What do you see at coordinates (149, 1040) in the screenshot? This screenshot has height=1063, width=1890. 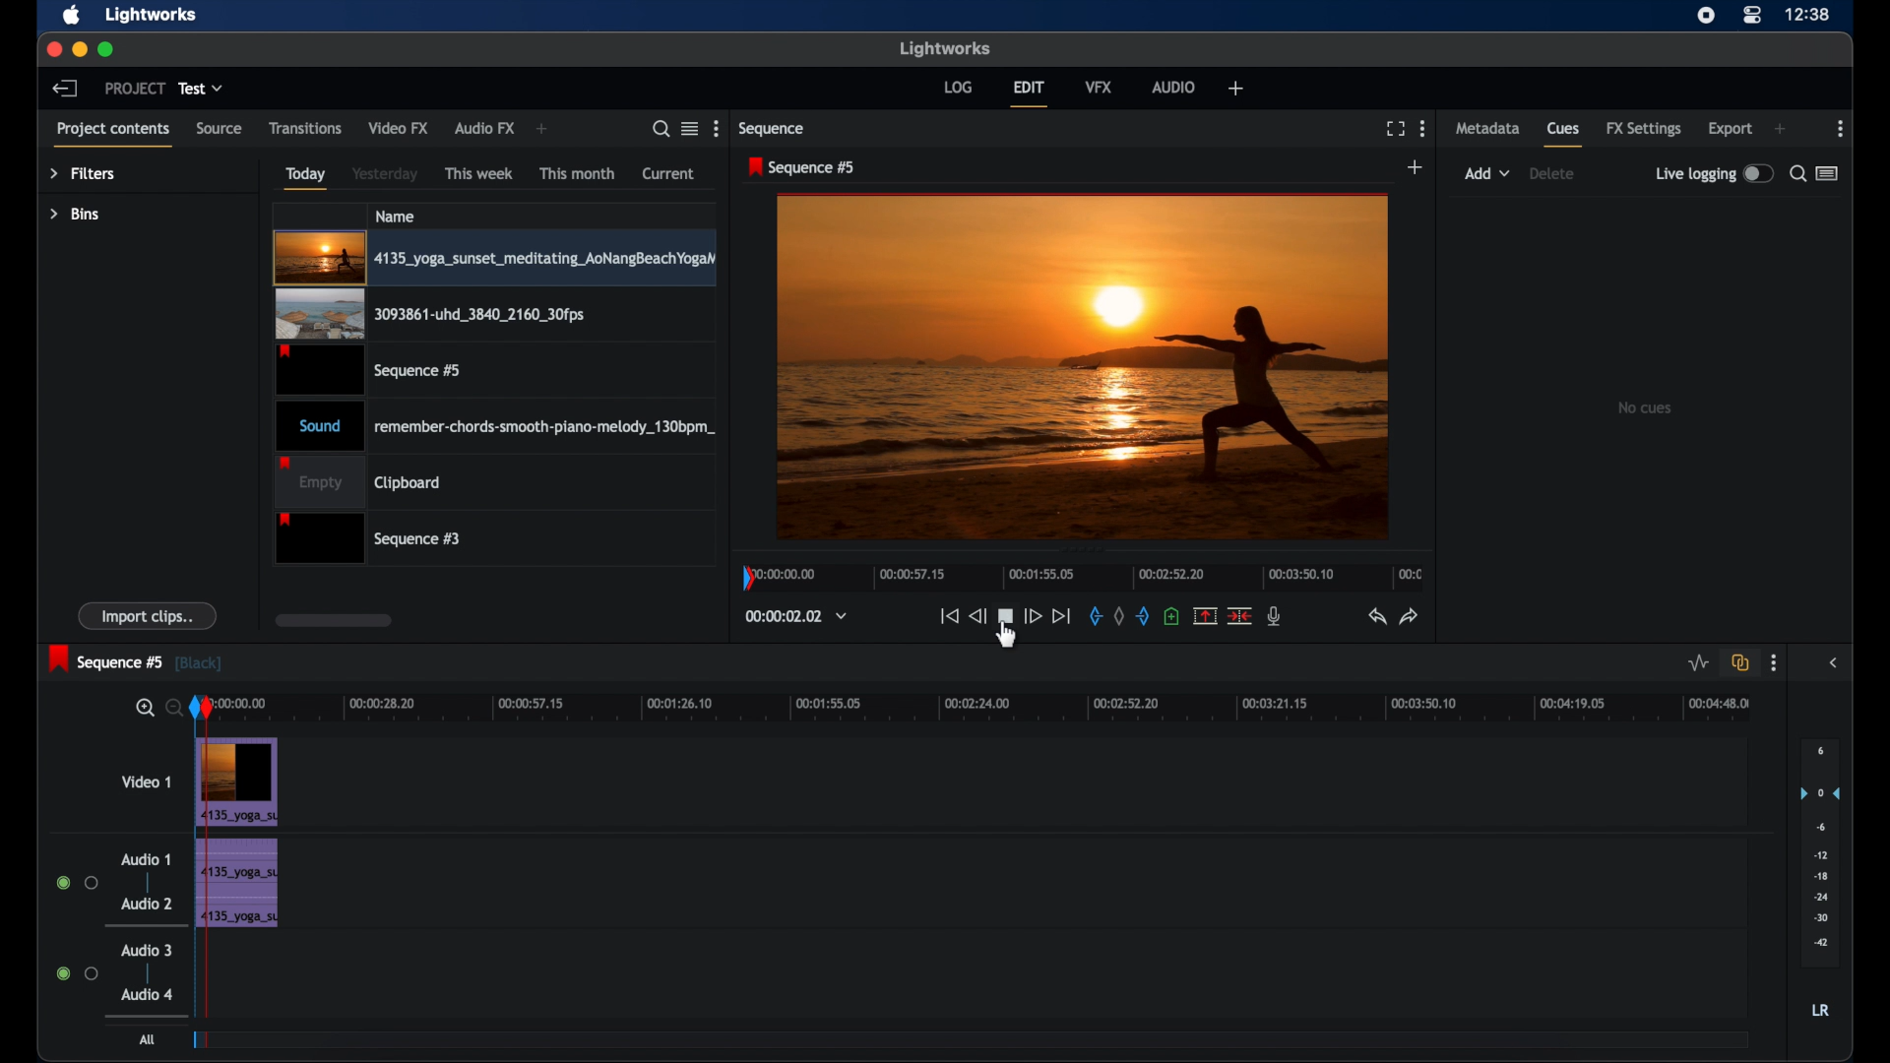 I see `all` at bounding box center [149, 1040].